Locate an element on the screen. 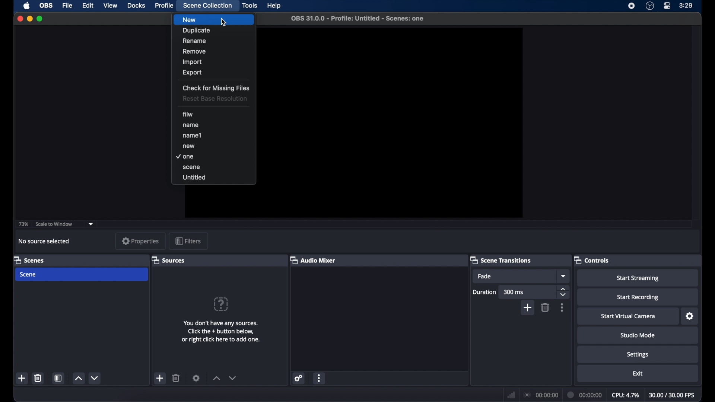 The height and width of the screenshot is (402, 715). docks is located at coordinates (136, 6).